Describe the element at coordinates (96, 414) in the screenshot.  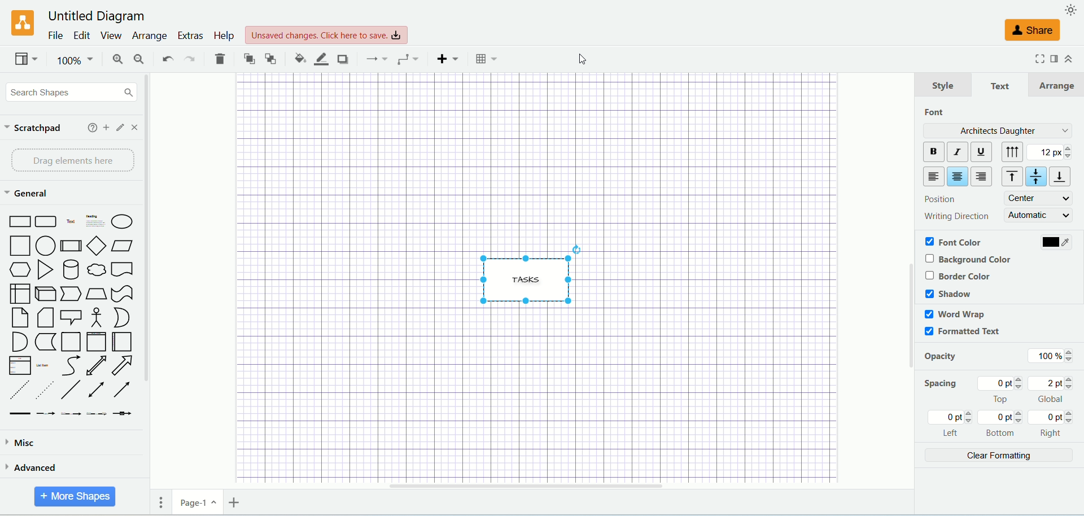
I see `Connector with 3 label` at that location.